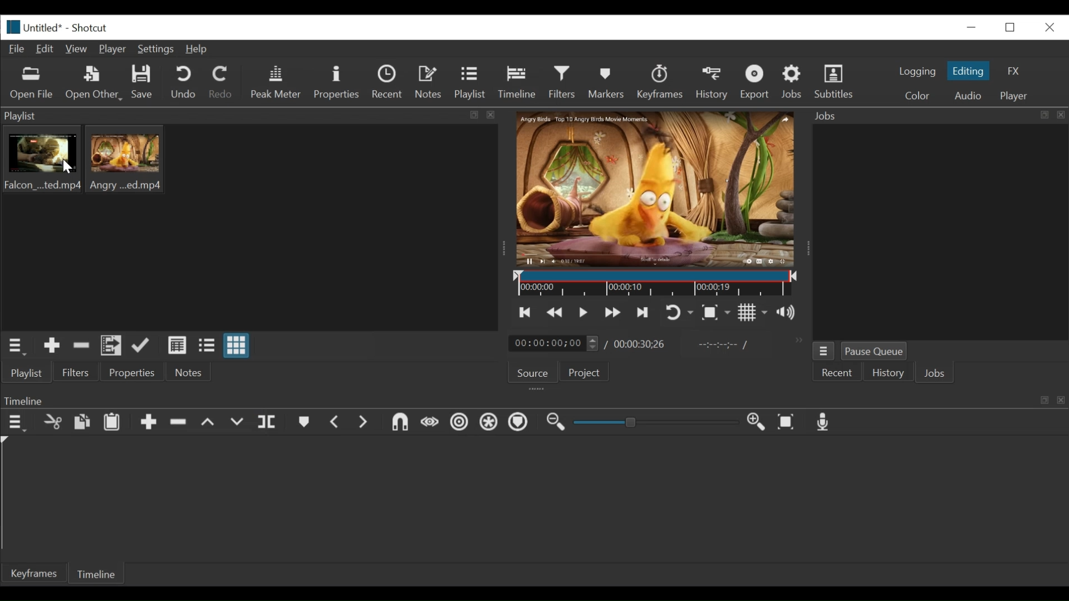  Describe the element at coordinates (128, 159) in the screenshot. I see `clip` at that location.